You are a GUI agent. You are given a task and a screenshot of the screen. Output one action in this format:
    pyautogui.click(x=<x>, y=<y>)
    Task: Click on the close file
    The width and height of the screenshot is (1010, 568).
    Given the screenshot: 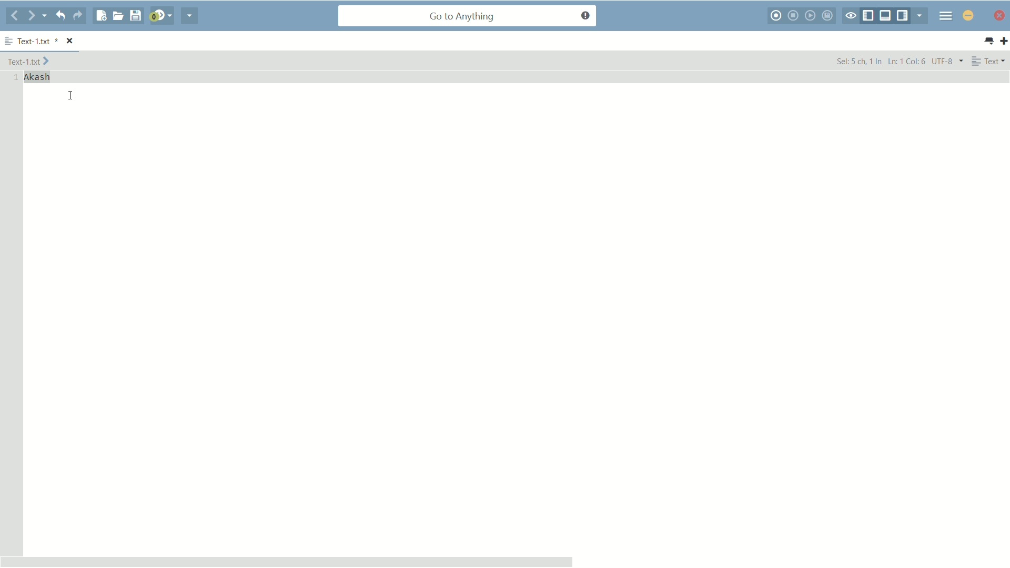 What is the action you would take?
    pyautogui.click(x=70, y=42)
    